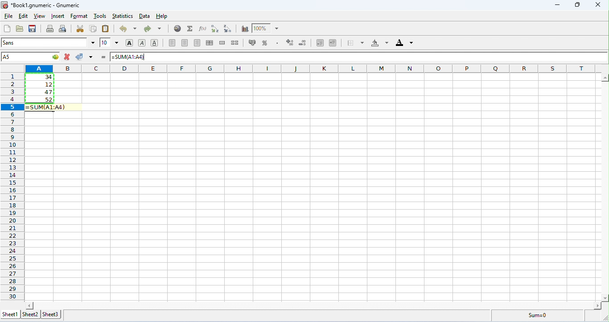 This screenshot has height=322, width=609. I want to click on space for horizontal scroll bar, so click(314, 305).